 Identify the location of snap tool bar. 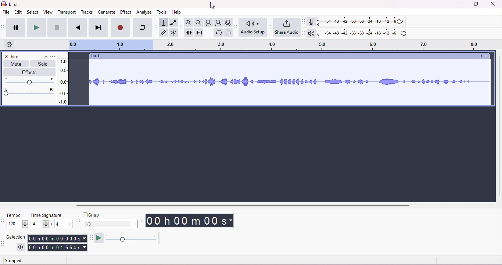
(78, 219).